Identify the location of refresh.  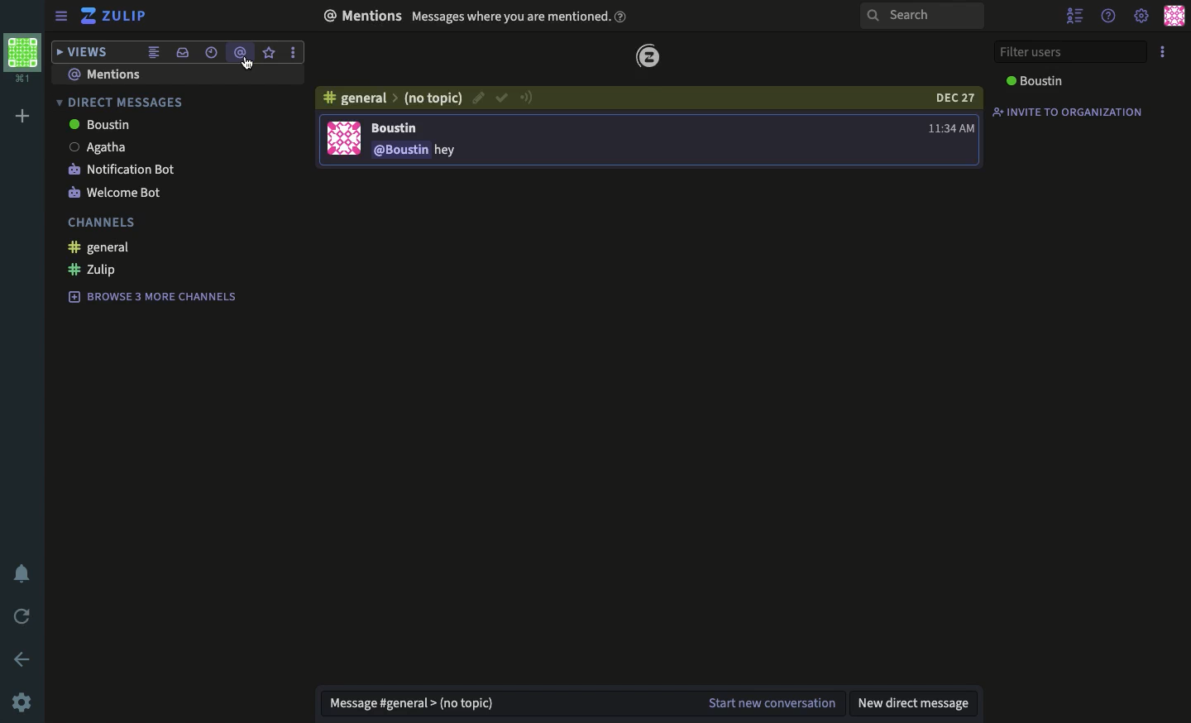
(22, 614).